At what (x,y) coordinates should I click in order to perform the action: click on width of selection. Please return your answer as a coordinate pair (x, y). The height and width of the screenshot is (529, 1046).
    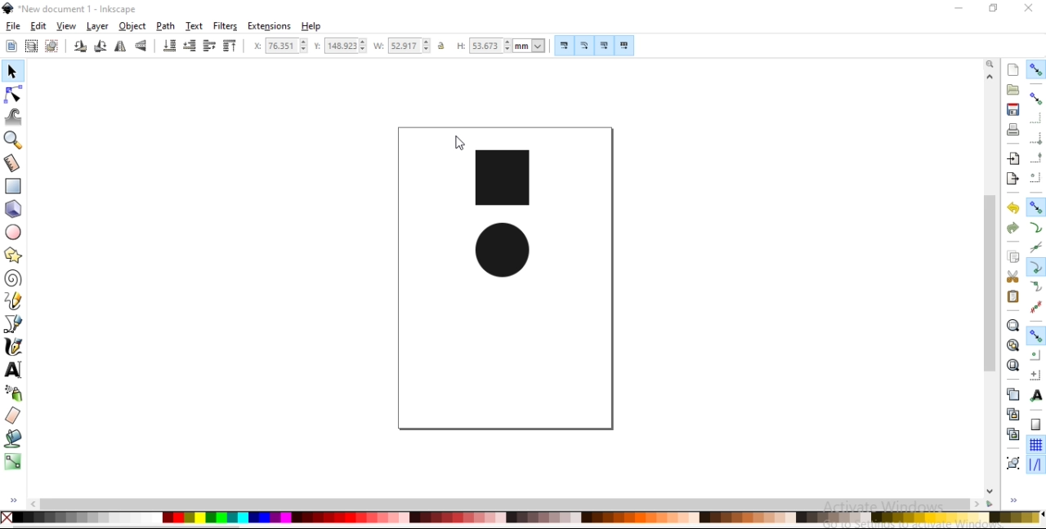
    Looking at the image, I should click on (404, 46).